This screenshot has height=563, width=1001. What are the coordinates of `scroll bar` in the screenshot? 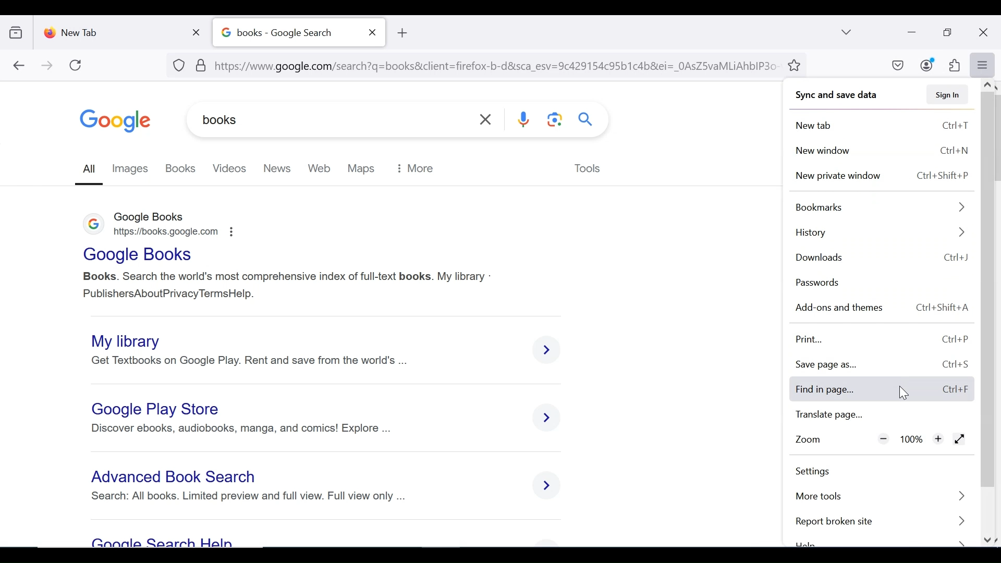 It's located at (990, 315).